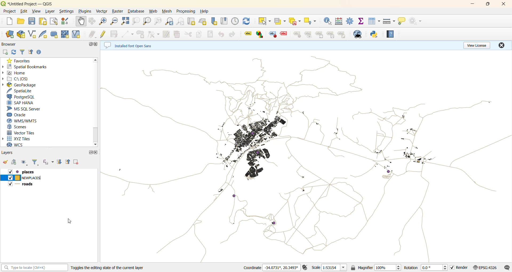 This screenshot has width=512, height=272. Describe the element at coordinates (193, 21) in the screenshot. I see `new map view` at that location.